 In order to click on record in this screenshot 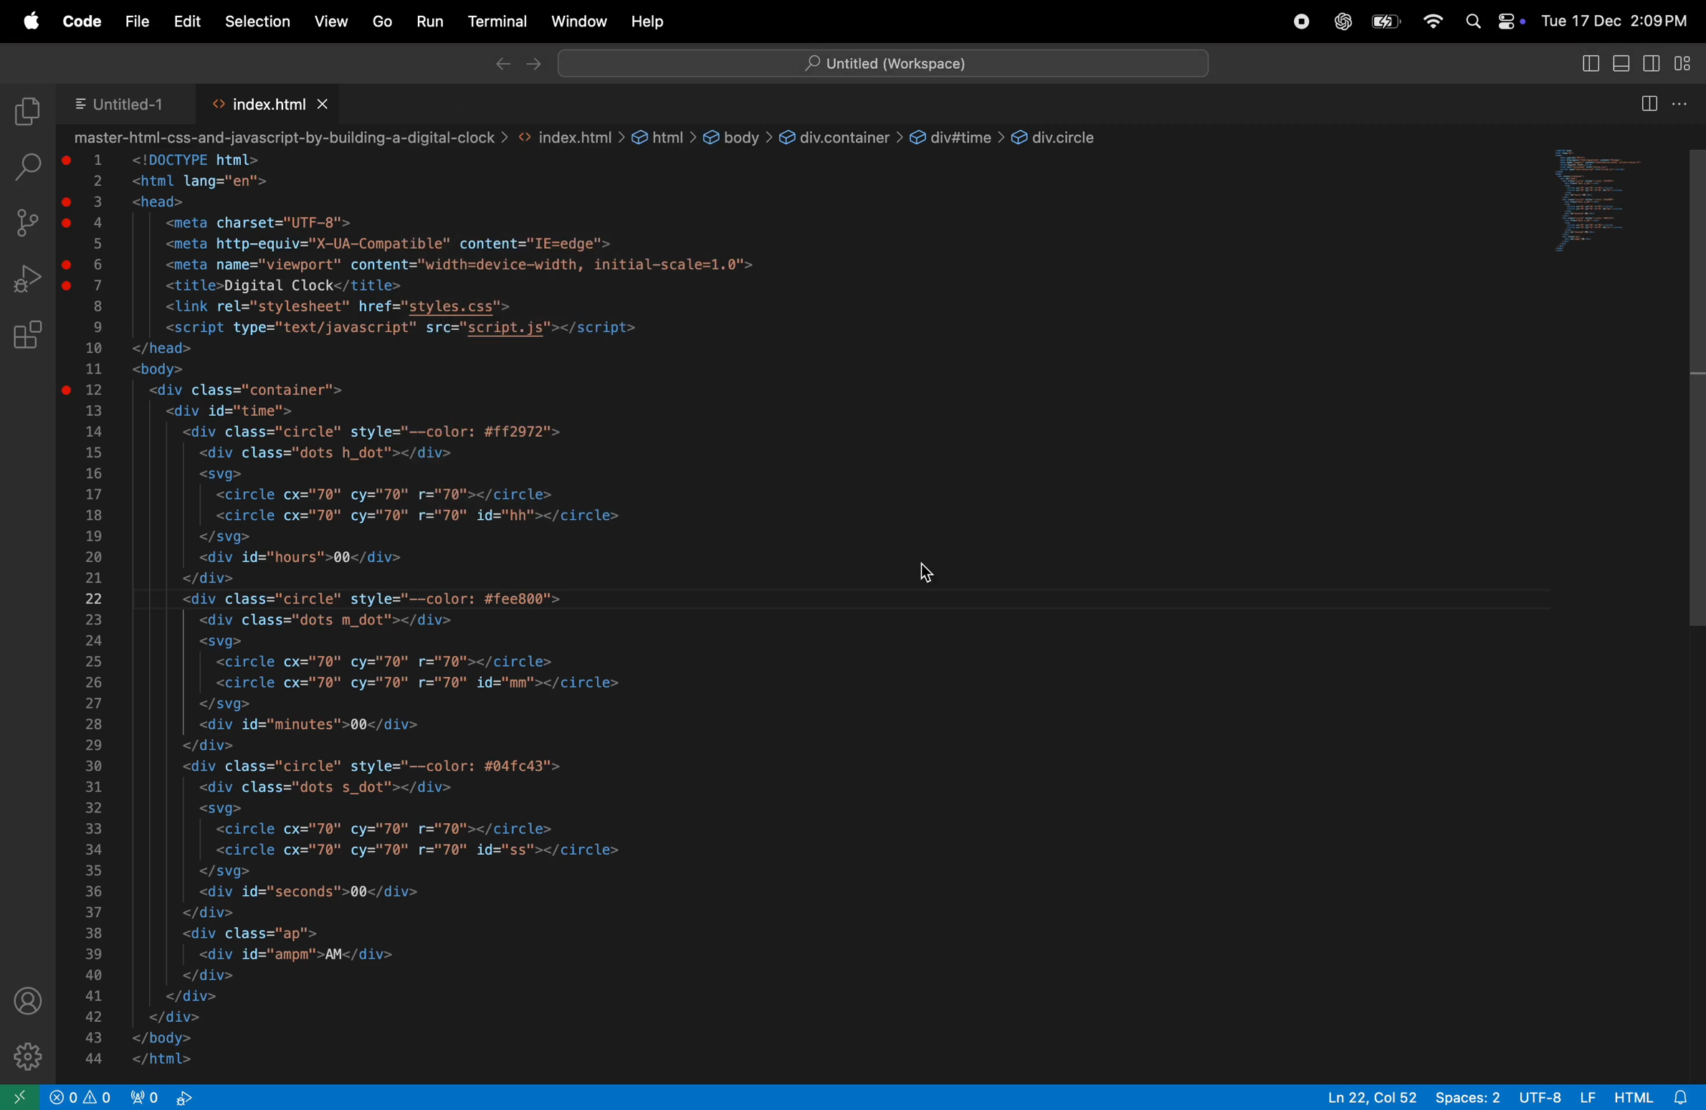, I will do `click(1294, 23)`.